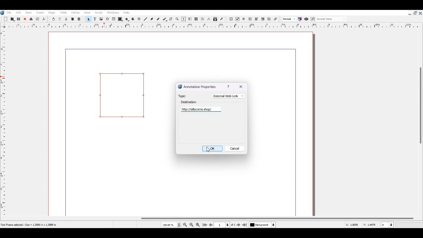  Describe the element at coordinates (198, 224) in the screenshot. I see `Zoom in` at that location.